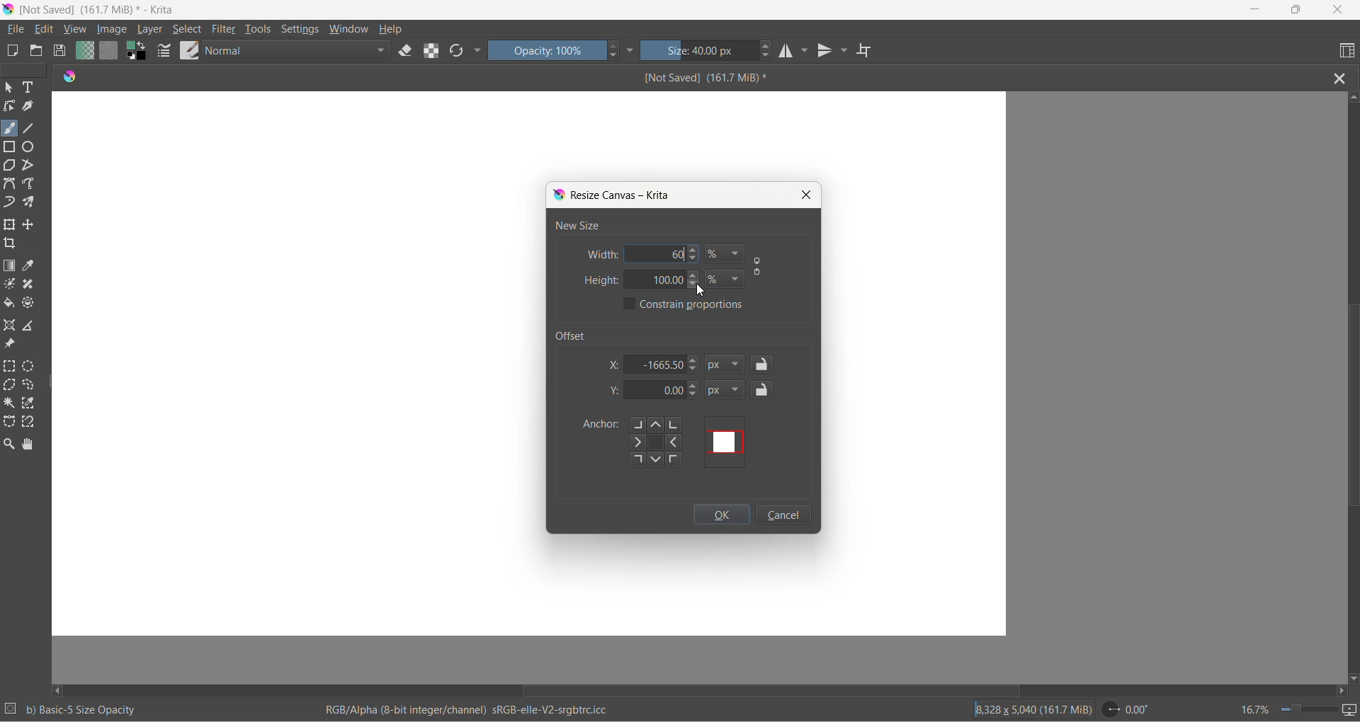  I want to click on y-axis value decrement, so click(694, 397).